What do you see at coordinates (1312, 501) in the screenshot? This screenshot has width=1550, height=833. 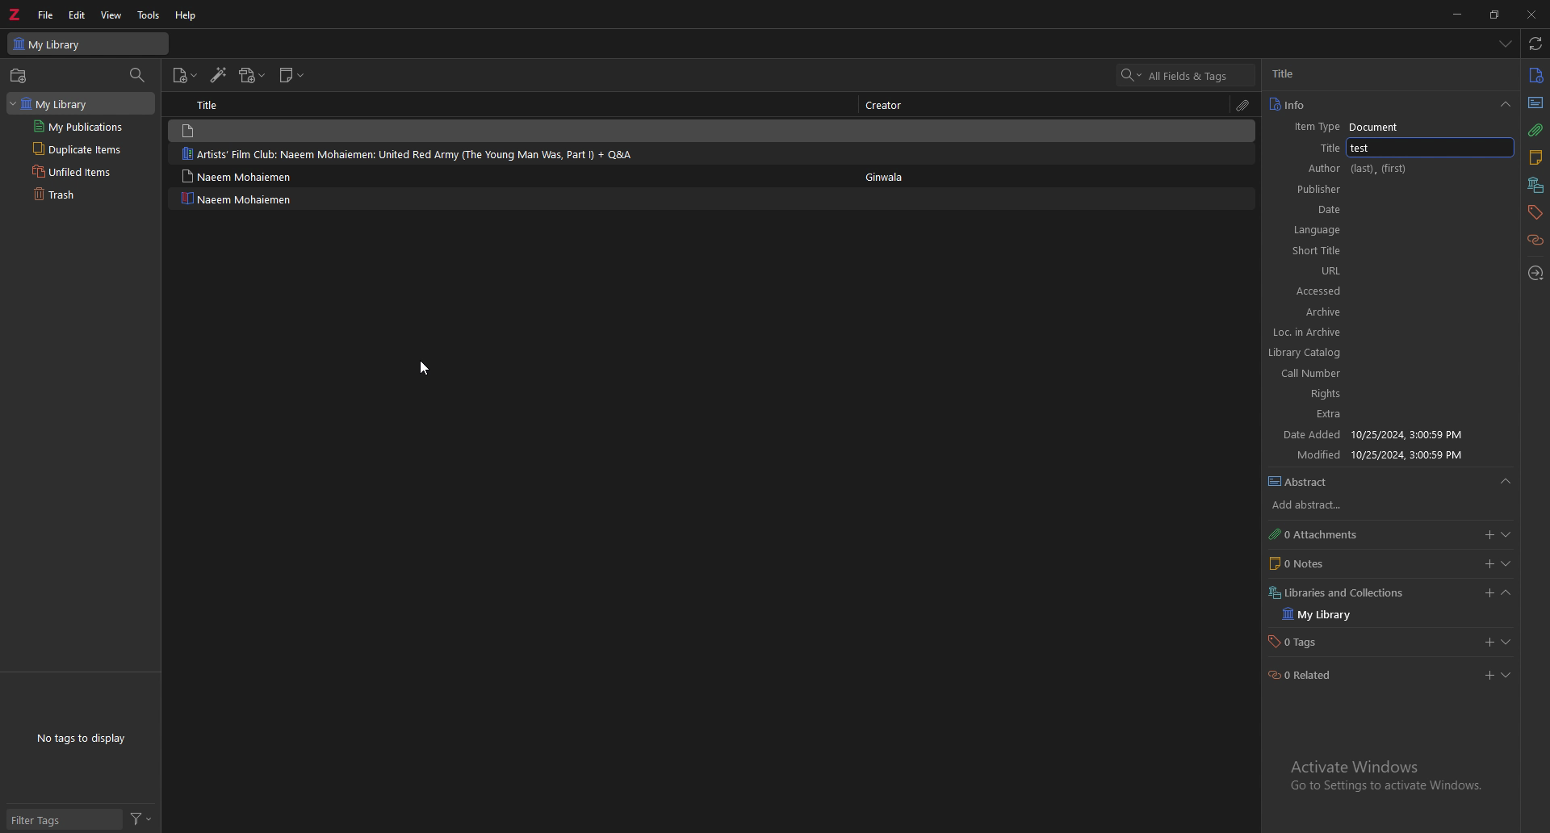 I see `archive` at bounding box center [1312, 501].